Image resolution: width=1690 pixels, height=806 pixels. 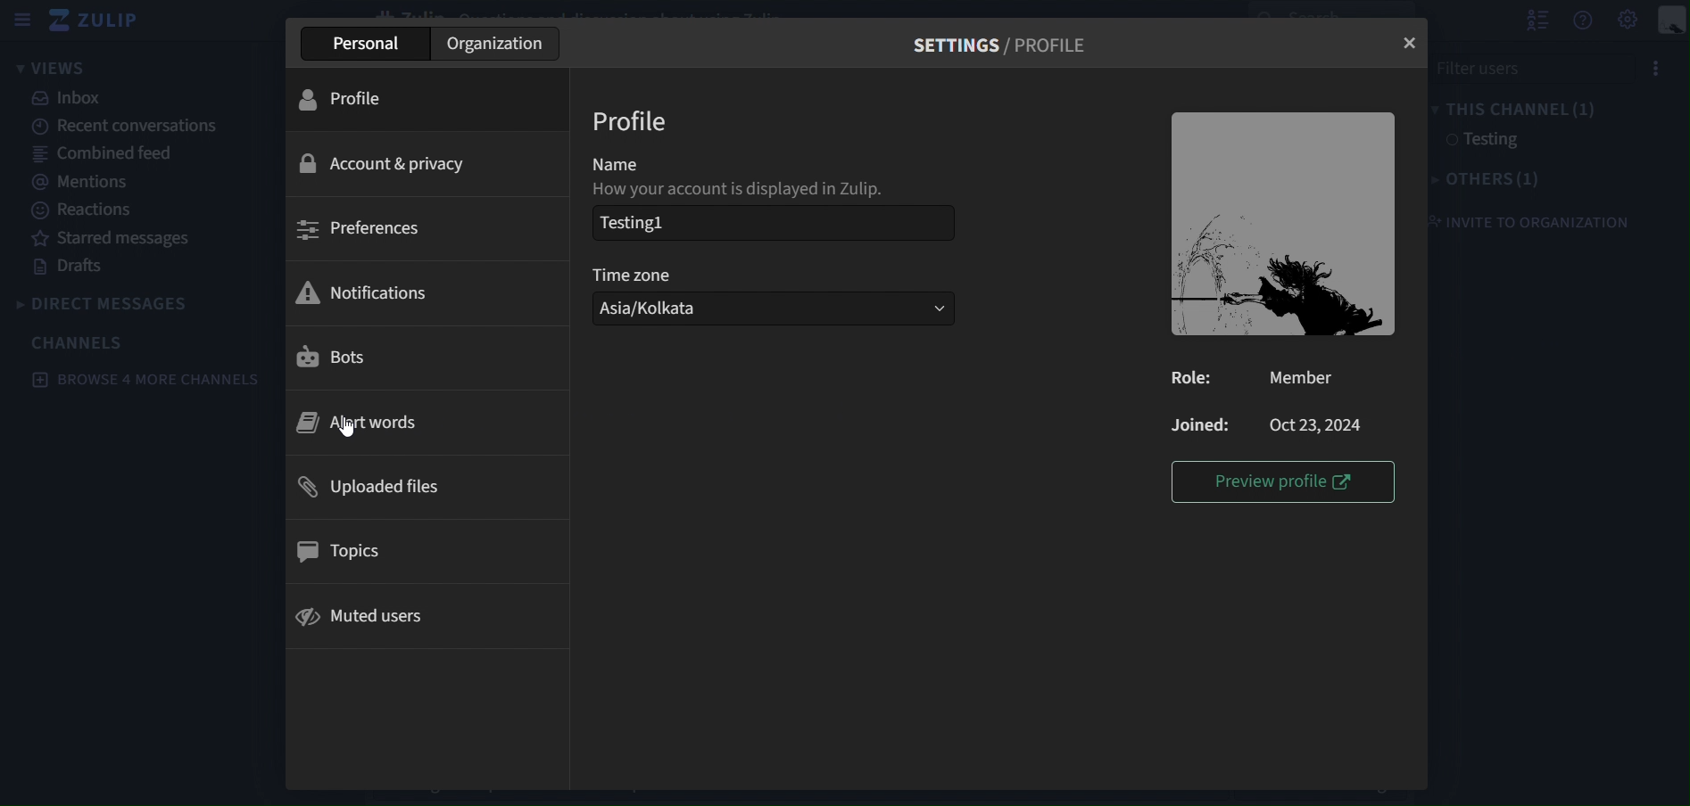 What do you see at coordinates (1321, 426) in the screenshot?
I see ` Oct23,2024` at bounding box center [1321, 426].